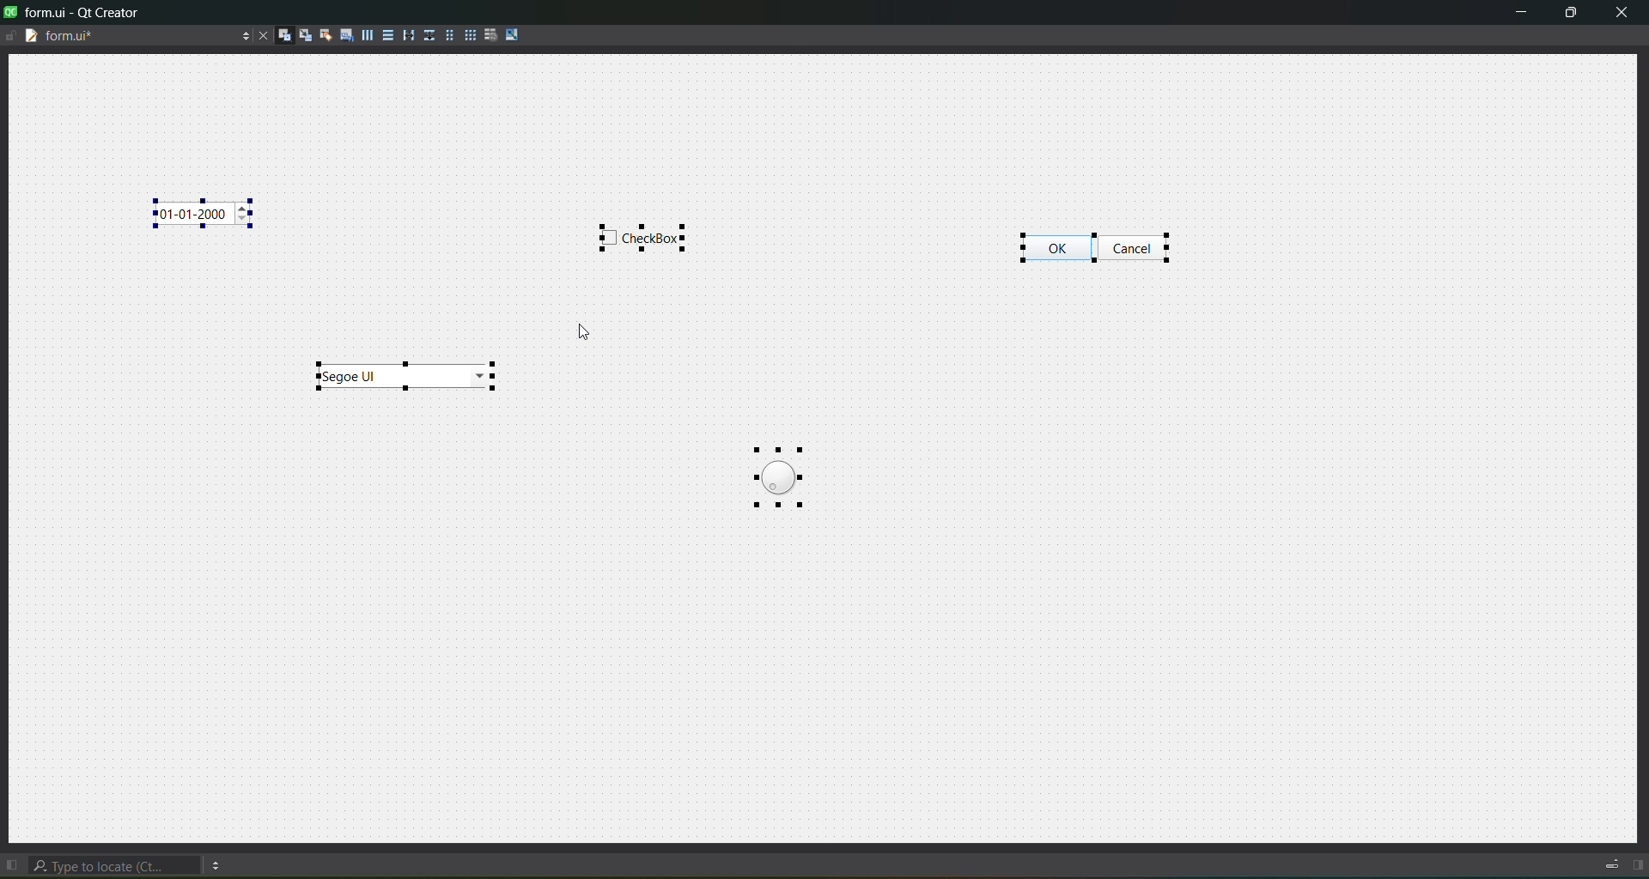  I want to click on Layout Vertical Splitter, so click(429, 34).